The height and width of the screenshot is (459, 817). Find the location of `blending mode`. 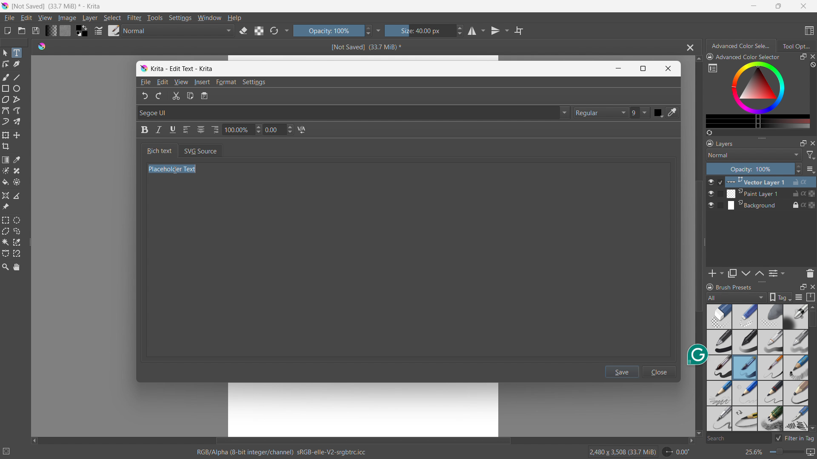

blending mode is located at coordinates (754, 155).